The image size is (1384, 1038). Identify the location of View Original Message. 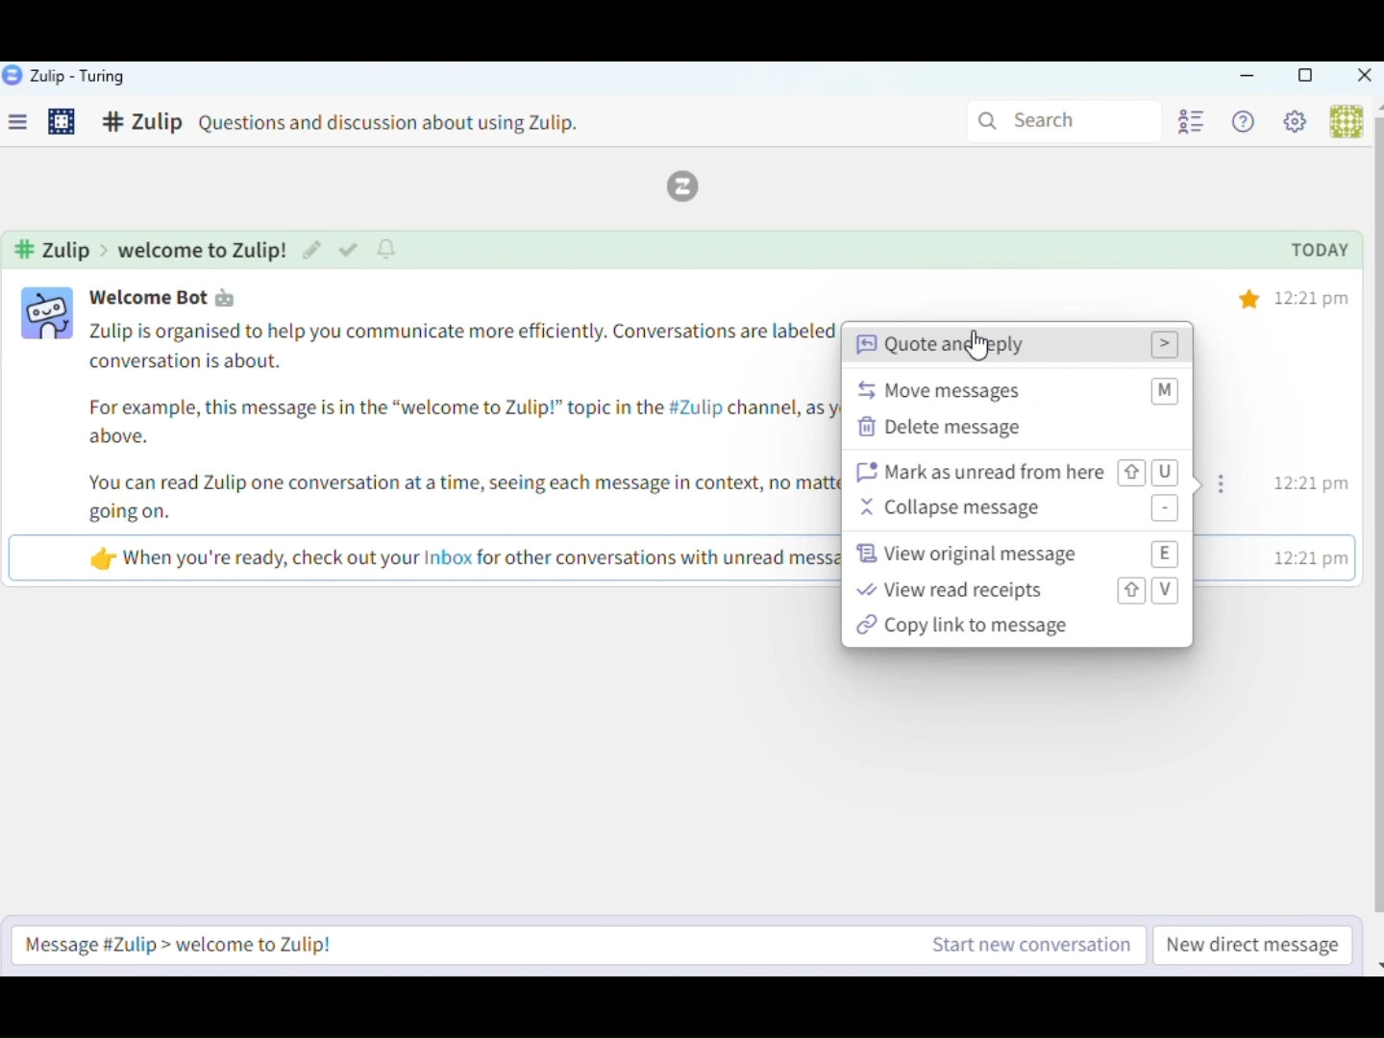
(1015, 554).